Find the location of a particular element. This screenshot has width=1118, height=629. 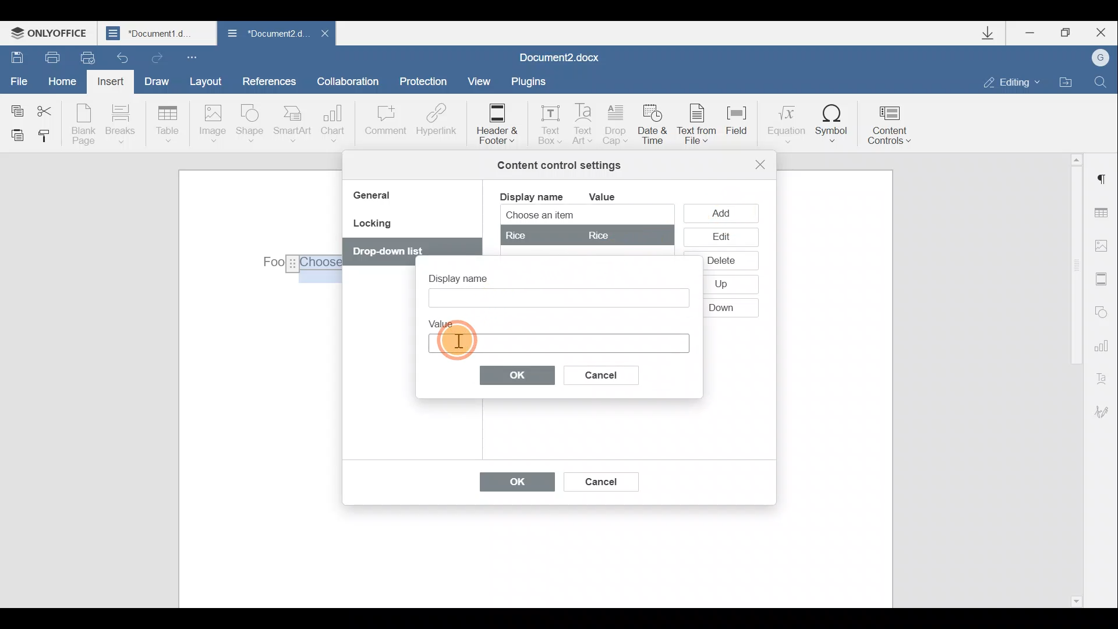

Cut is located at coordinates (51, 109).